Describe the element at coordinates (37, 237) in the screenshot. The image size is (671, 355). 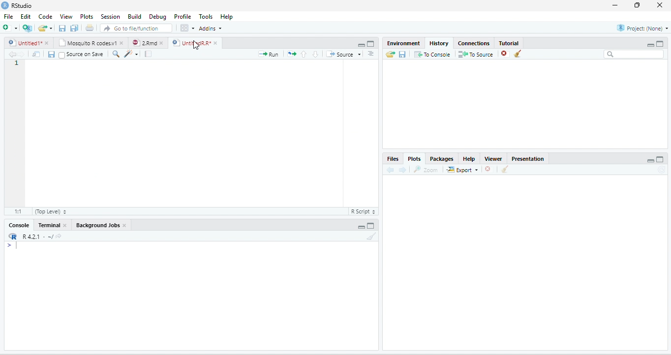
I see `R 4.2.1 . ~/` at that location.